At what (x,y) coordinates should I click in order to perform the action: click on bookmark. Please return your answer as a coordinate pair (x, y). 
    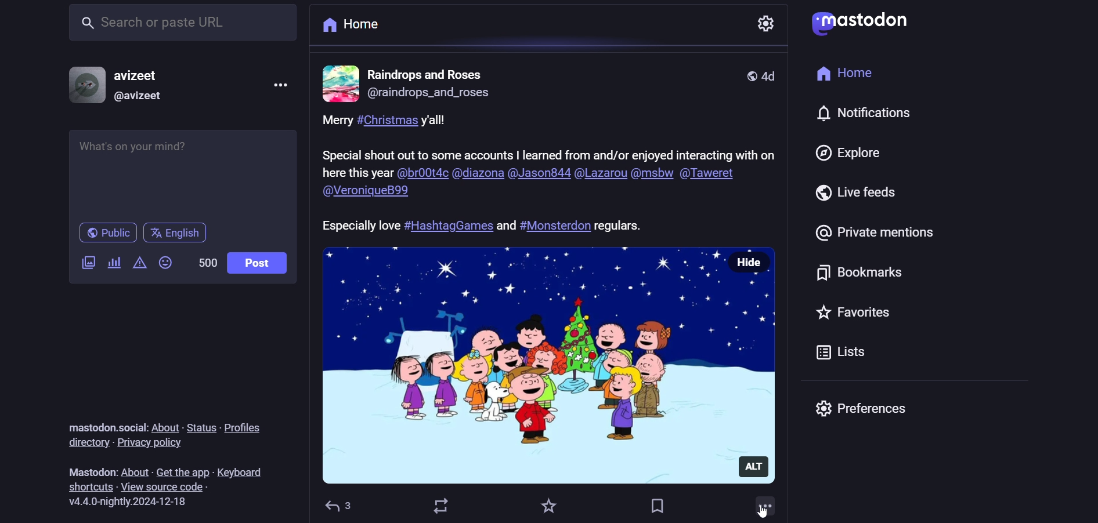
    Looking at the image, I should click on (658, 503).